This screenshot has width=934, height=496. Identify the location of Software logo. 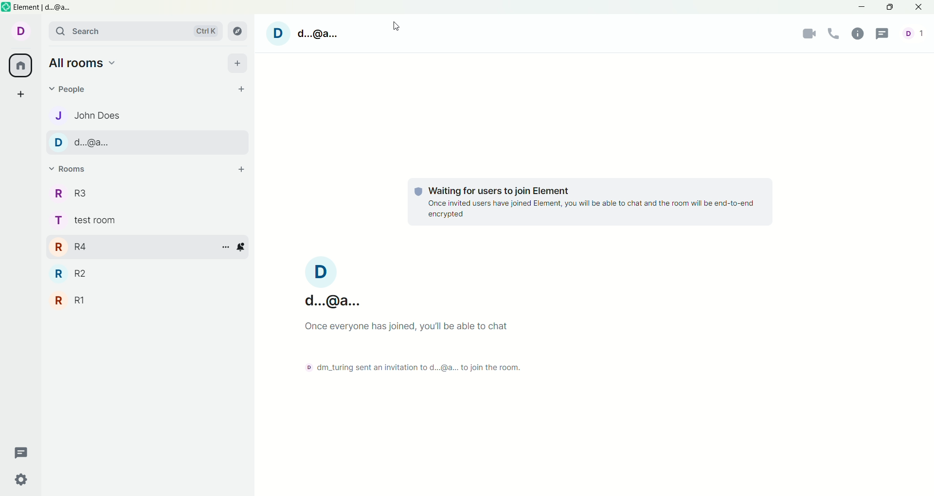
(6, 7).